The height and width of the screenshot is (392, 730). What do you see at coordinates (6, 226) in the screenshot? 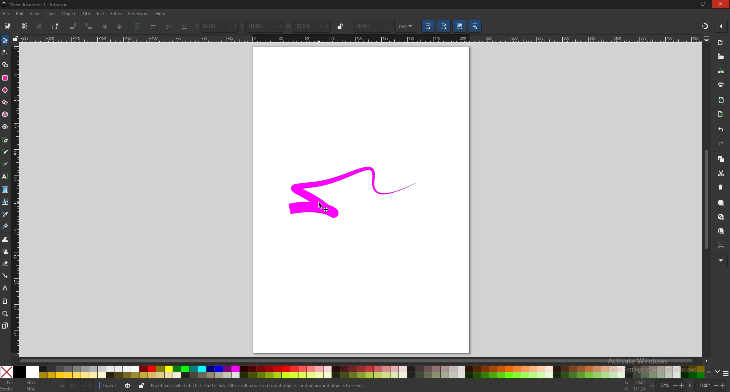
I see `fill bucket` at bounding box center [6, 226].